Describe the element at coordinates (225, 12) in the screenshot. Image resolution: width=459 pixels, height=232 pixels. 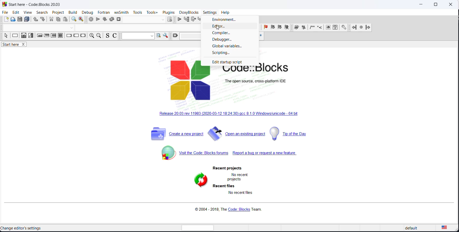
I see `help` at that location.